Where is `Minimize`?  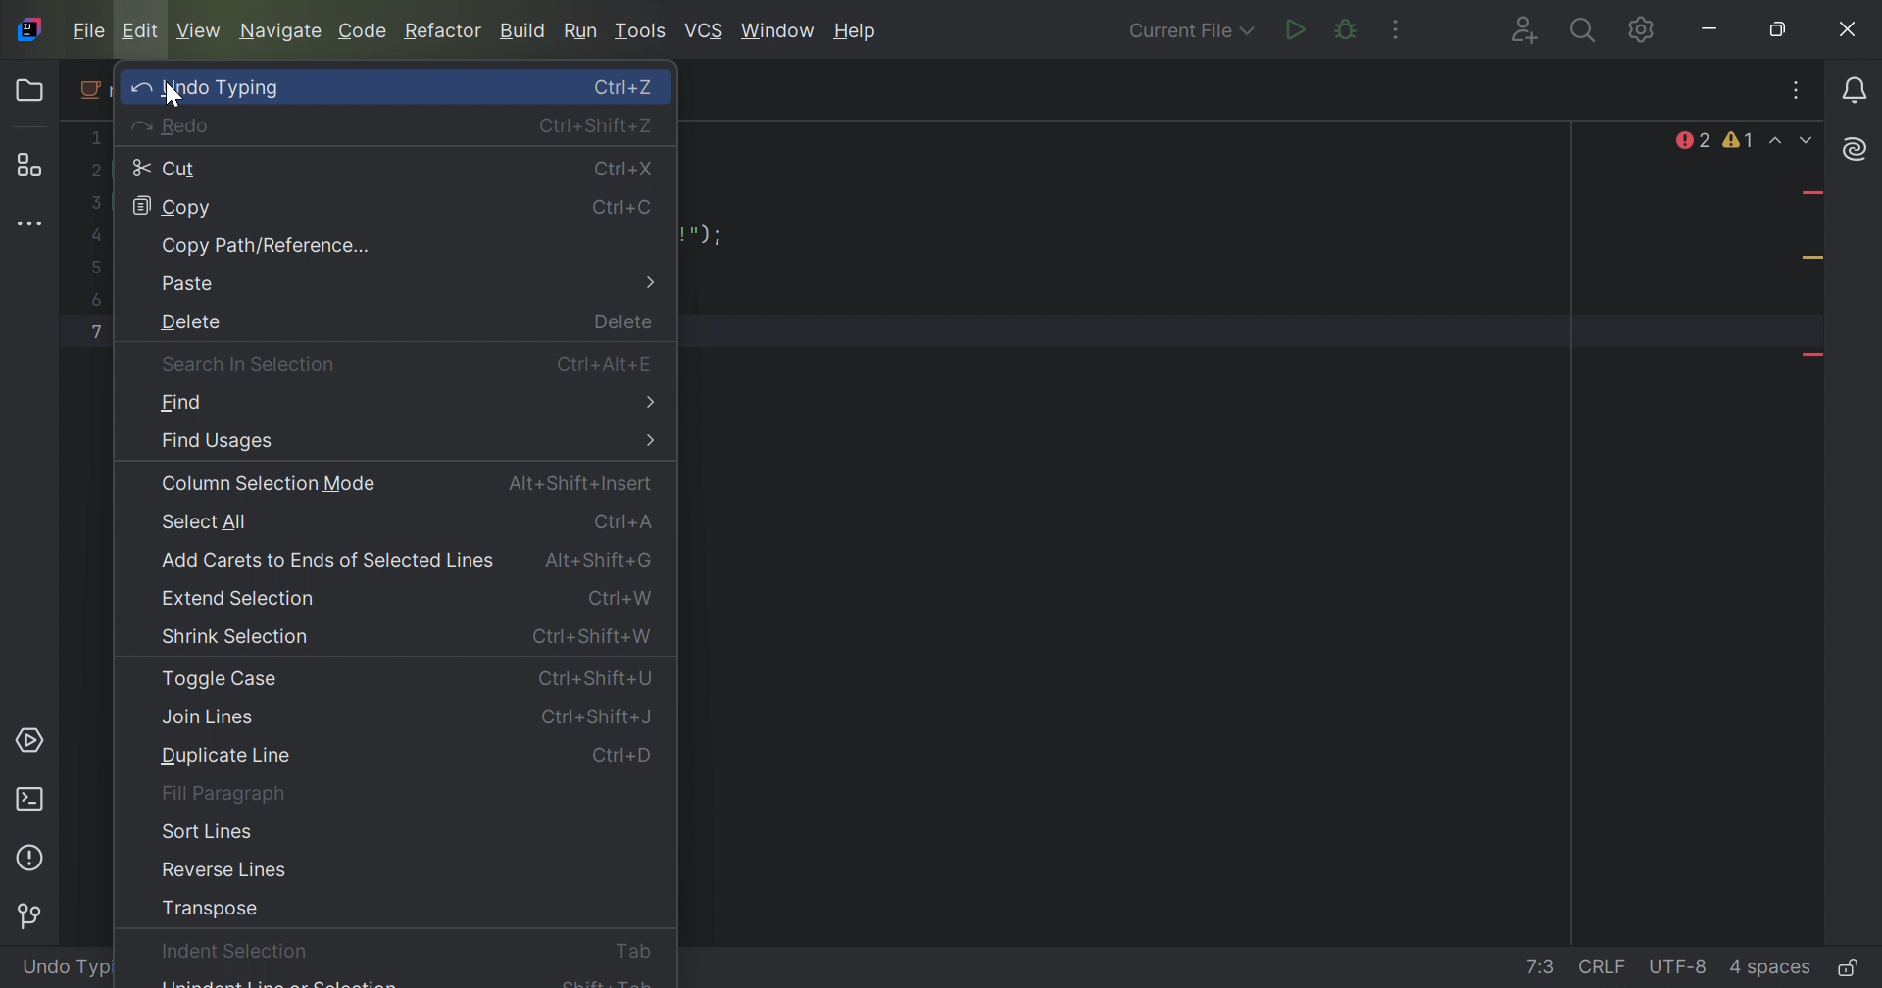 Minimize is located at coordinates (1714, 30).